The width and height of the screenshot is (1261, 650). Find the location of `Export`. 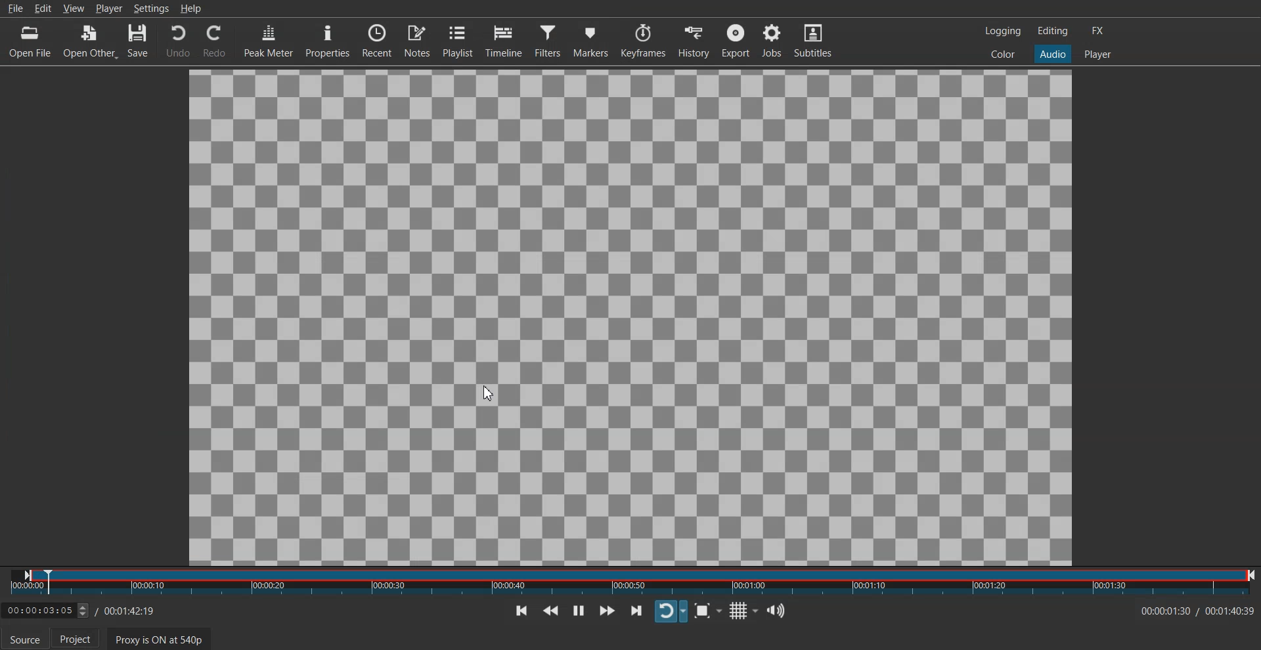

Export is located at coordinates (737, 40).